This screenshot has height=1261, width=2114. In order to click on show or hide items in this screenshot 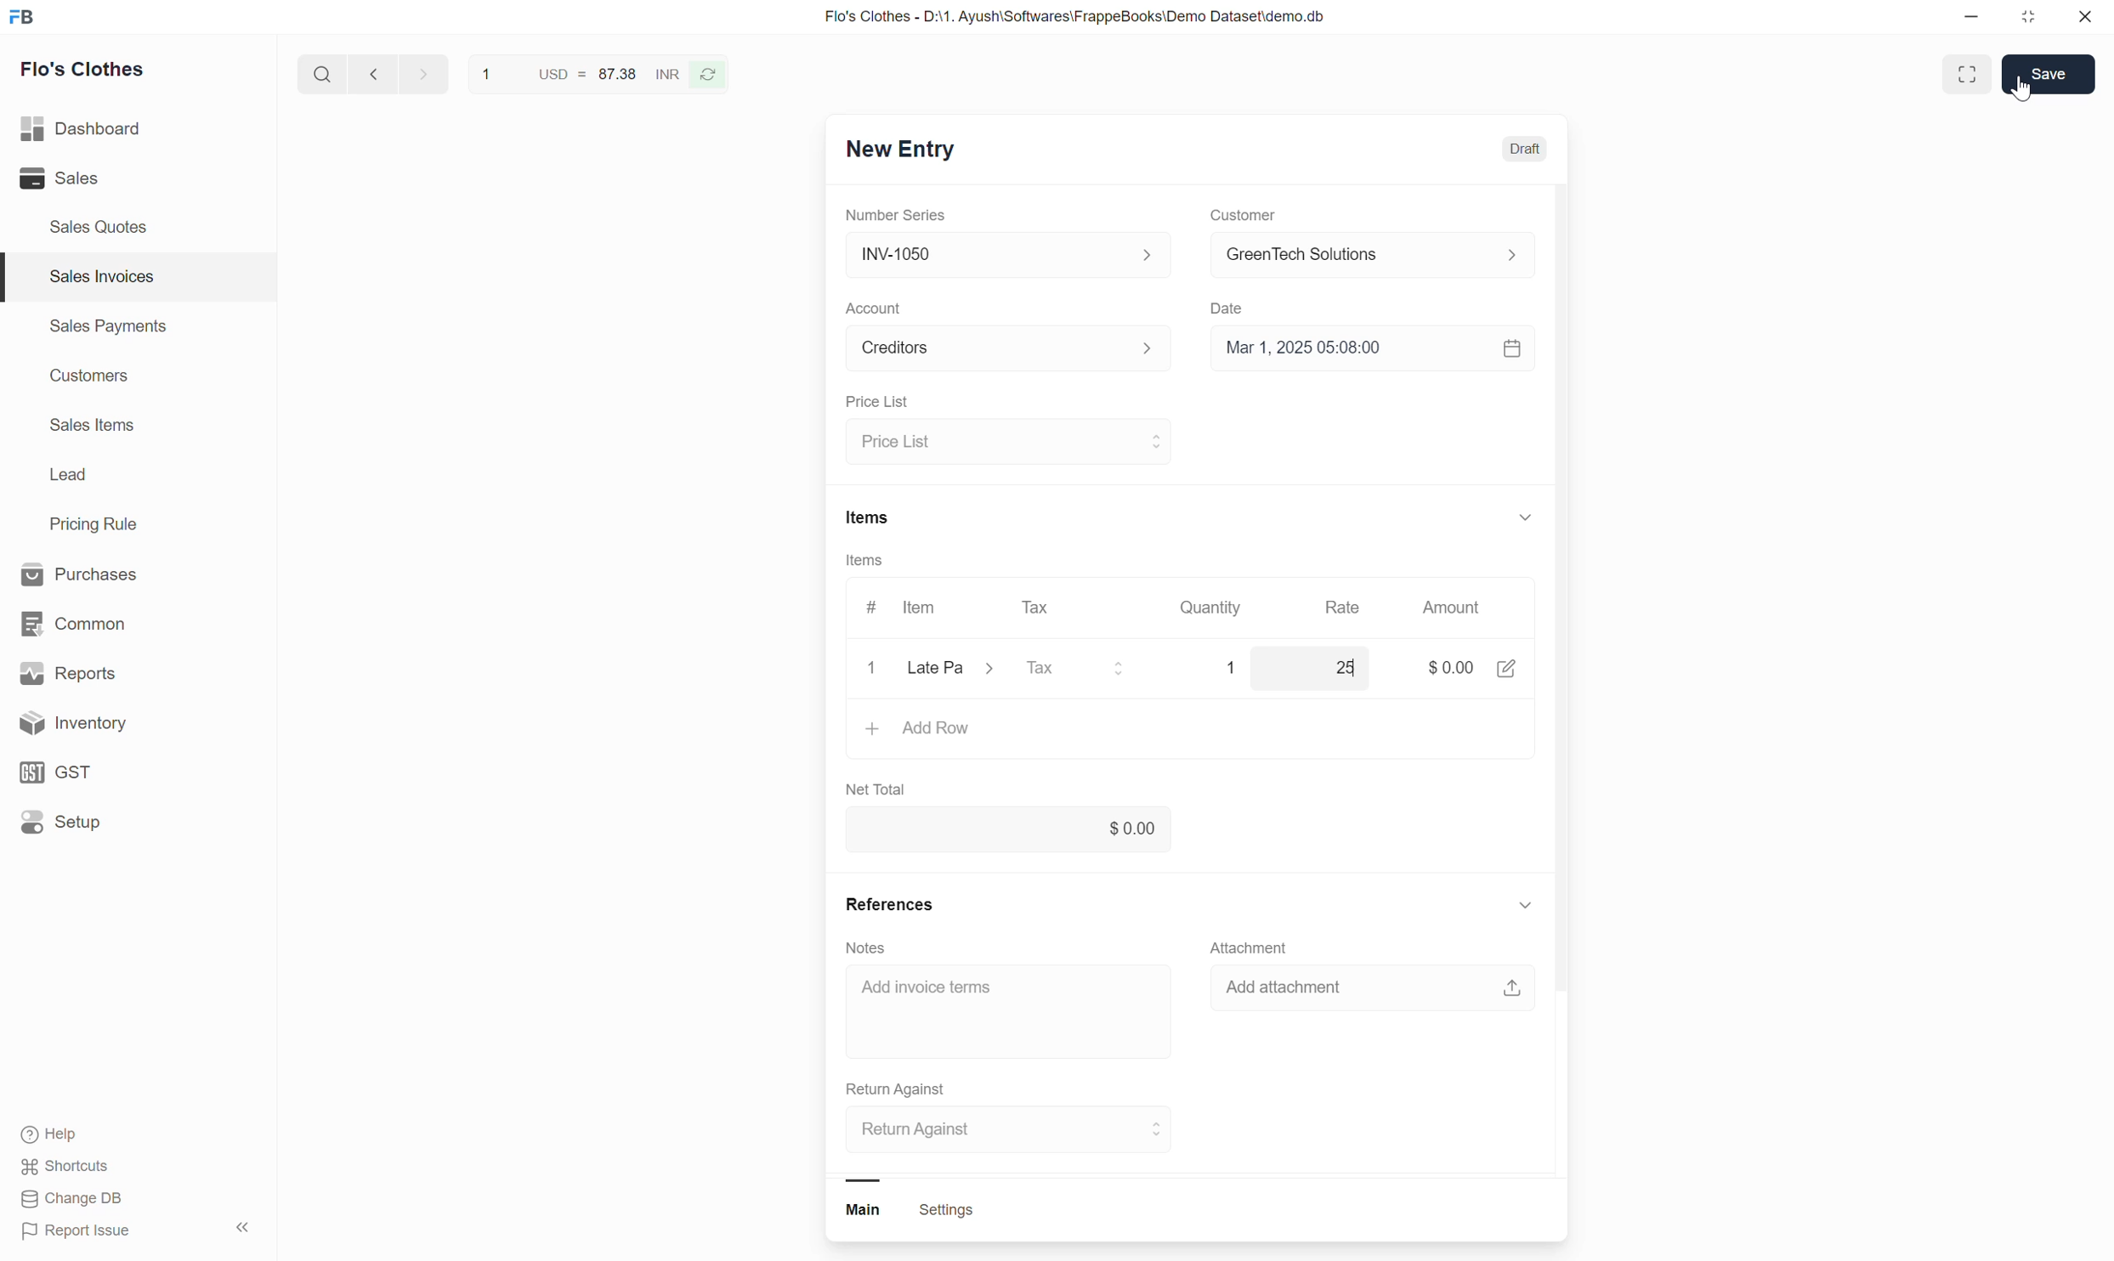, I will do `click(1525, 513)`.